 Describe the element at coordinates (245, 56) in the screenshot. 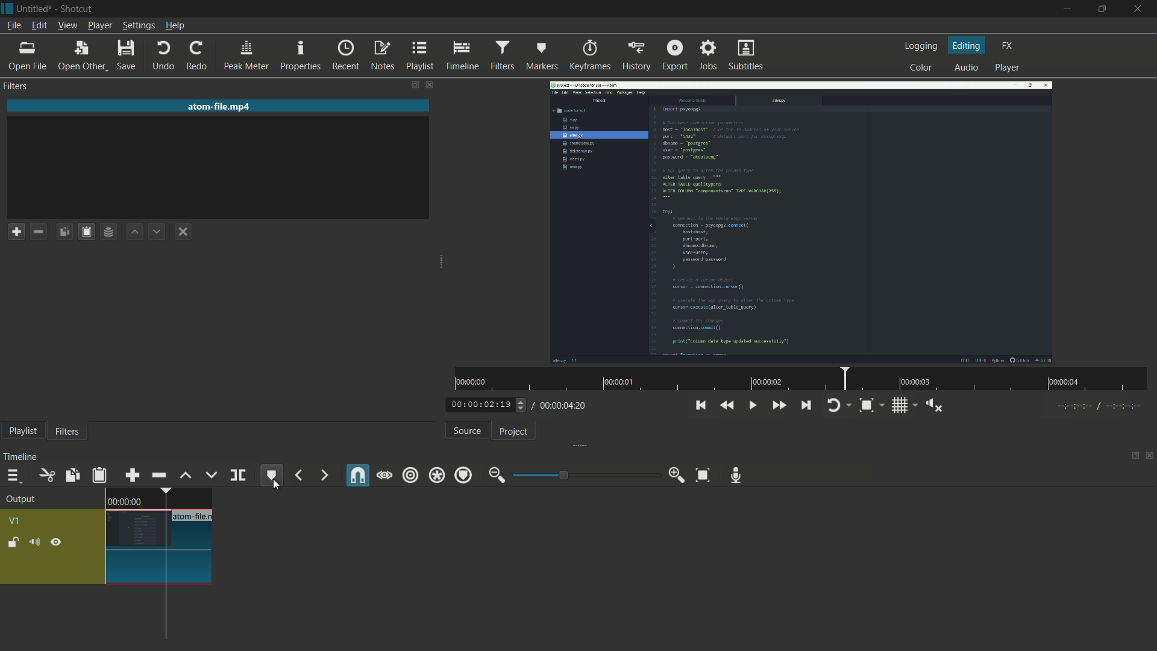

I see `peak meter` at that location.